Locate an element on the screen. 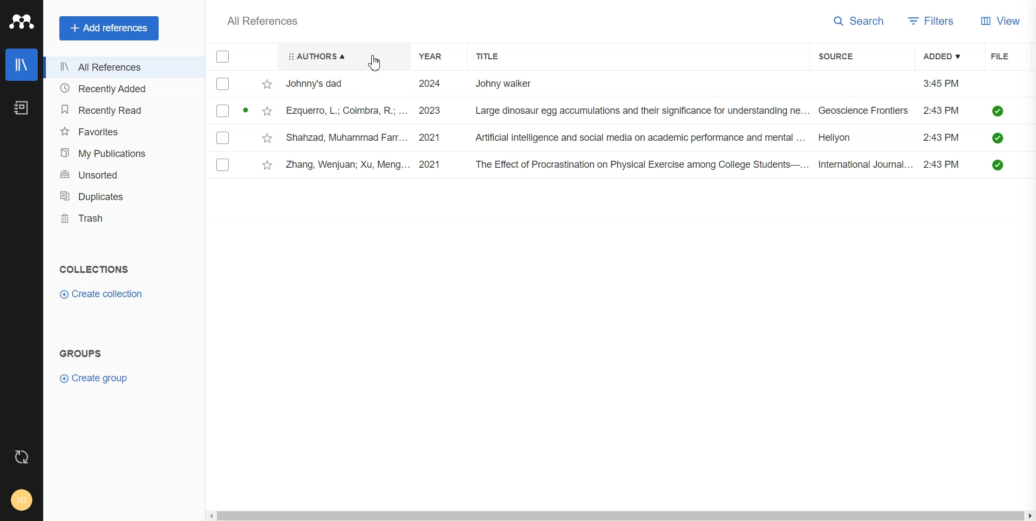 This screenshot has width=1036, height=521. (un)select is located at coordinates (222, 111).